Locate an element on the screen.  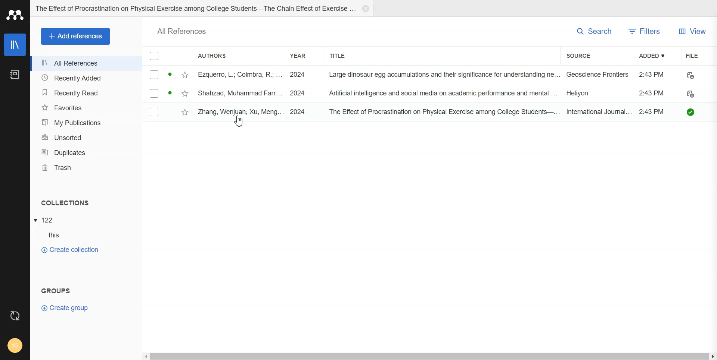
Create Group is located at coordinates (65, 309).